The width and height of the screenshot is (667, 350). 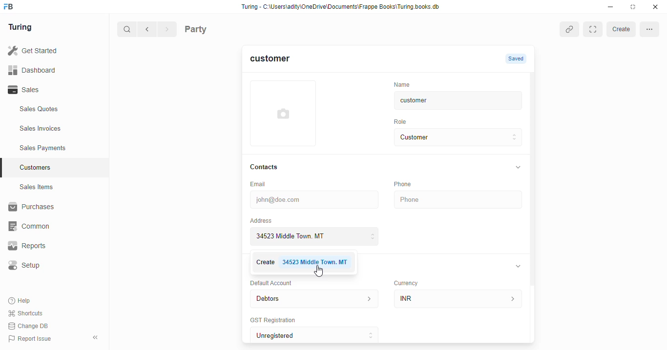 What do you see at coordinates (518, 265) in the screenshot?
I see `collapse` at bounding box center [518, 265].